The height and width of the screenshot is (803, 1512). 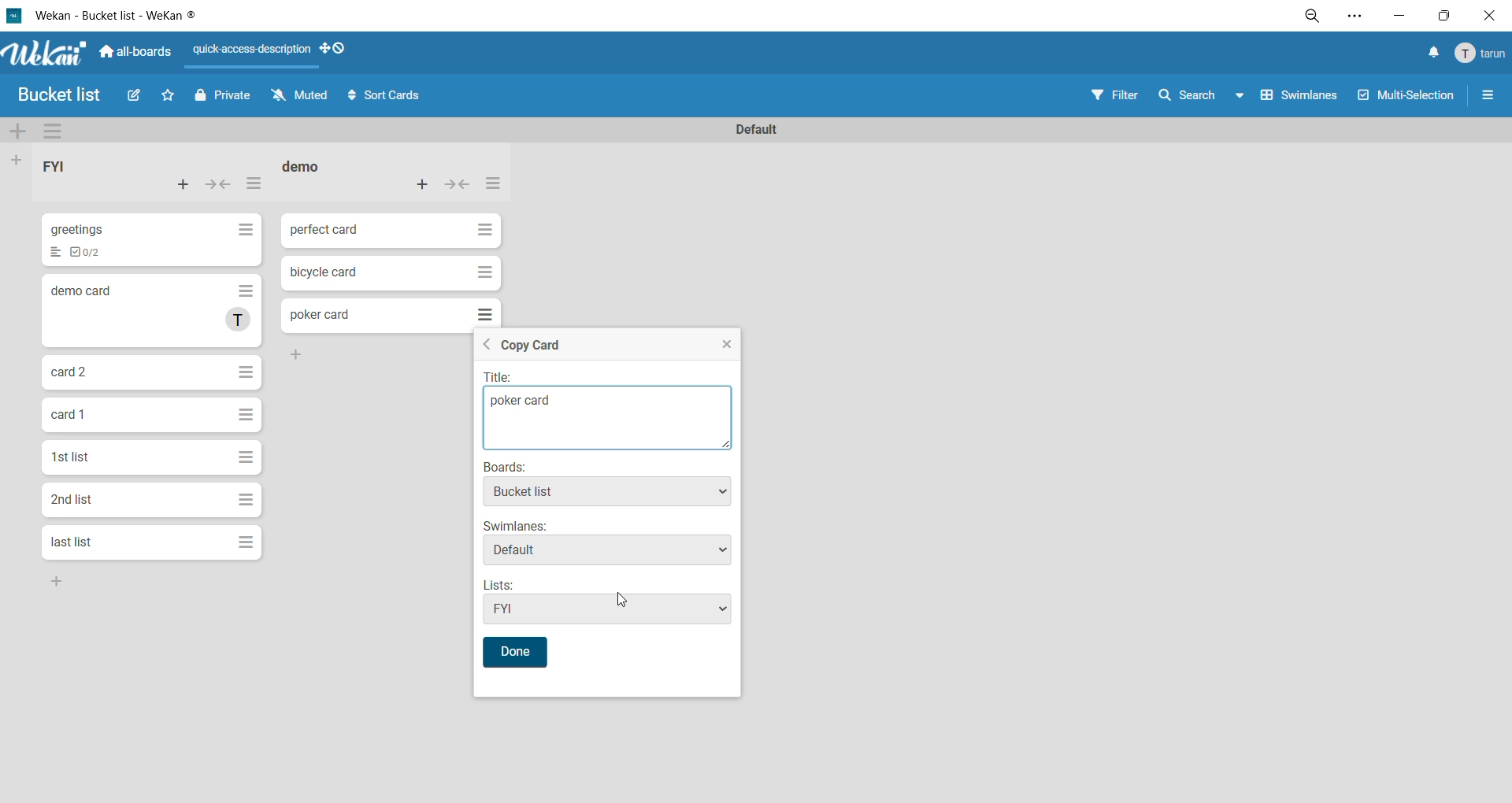 What do you see at coordinates (306, 352) in the screenshot?
I see `Add Button` at bounding box center [306, 352].